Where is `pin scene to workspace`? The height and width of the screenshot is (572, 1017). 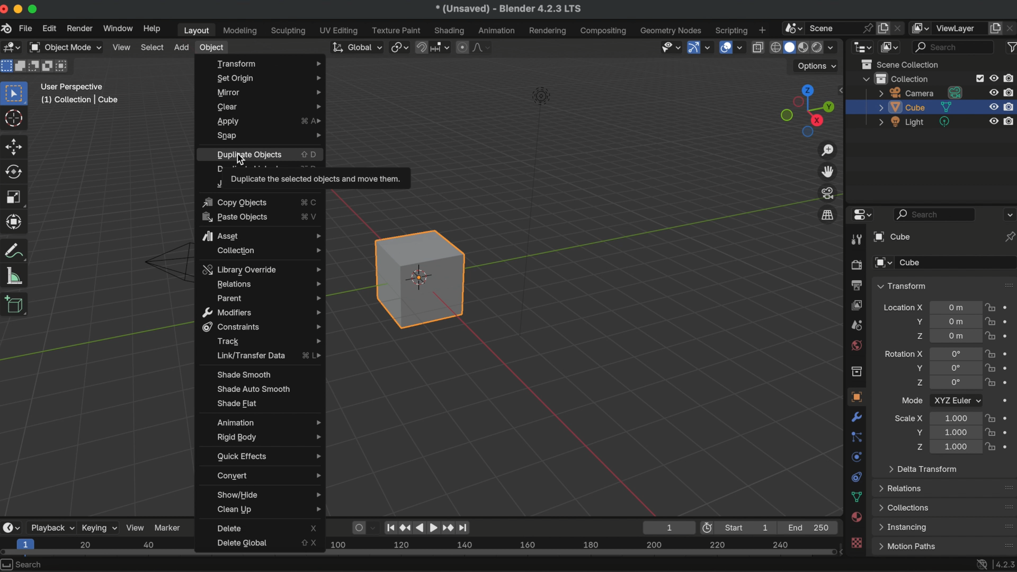 pin scene to workspace is located at coordinates (867, 26).